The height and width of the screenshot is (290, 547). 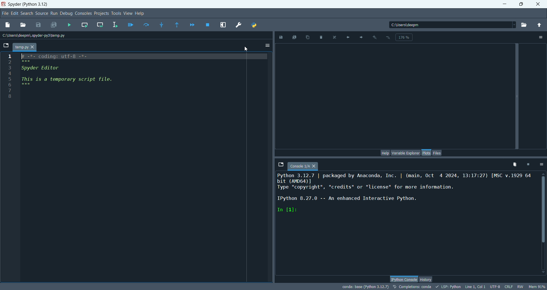 I want to click on save, so click(x=38, y=24).